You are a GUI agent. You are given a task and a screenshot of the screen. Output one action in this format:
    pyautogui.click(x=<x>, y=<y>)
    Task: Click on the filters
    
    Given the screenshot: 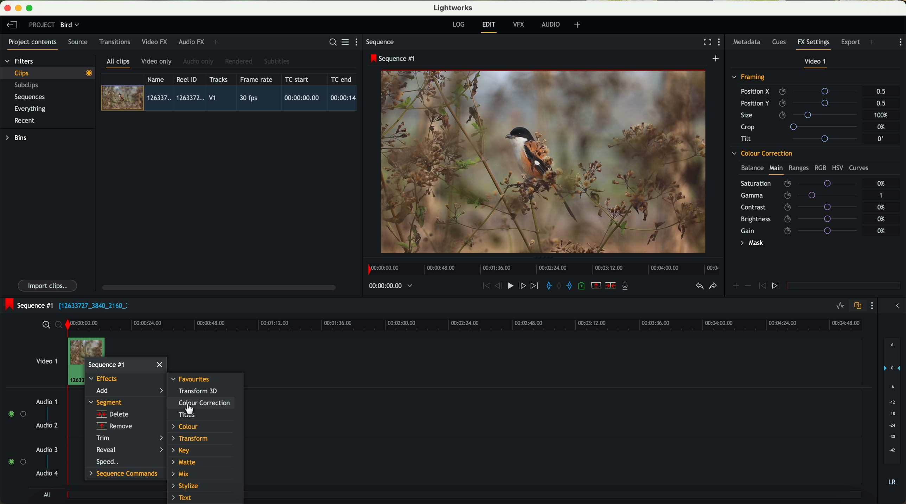 What is the action you would take?
    pyautogui.click(x=20, y=61)
    